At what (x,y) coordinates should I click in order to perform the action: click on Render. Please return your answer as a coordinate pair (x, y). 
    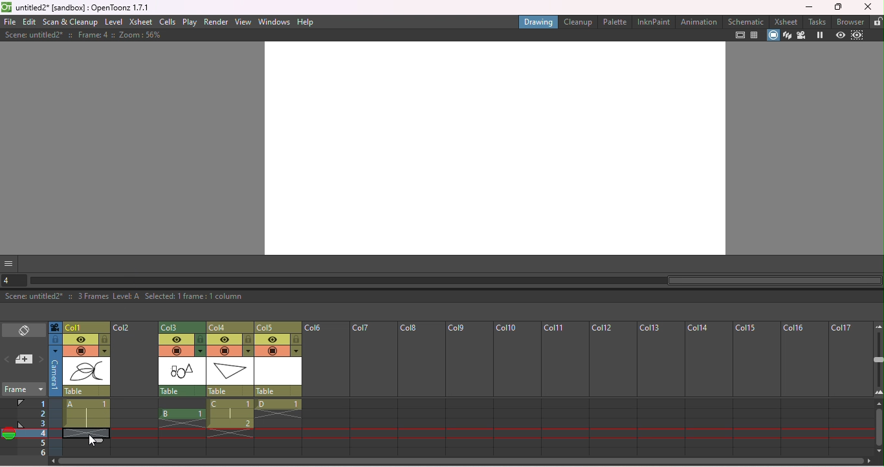
    Looking at the image, I should click on (215, 22).